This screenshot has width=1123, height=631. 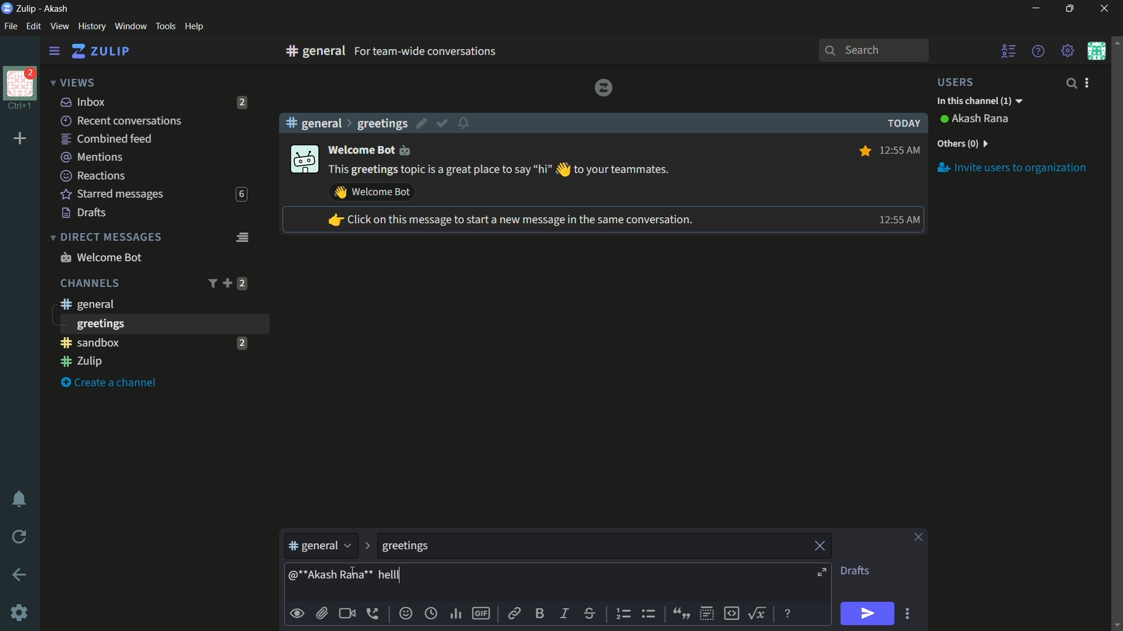 What do you see at coordinates (242, 342) in the screenshot?
I see `2 unread messages` at bounding box center [242, 342].